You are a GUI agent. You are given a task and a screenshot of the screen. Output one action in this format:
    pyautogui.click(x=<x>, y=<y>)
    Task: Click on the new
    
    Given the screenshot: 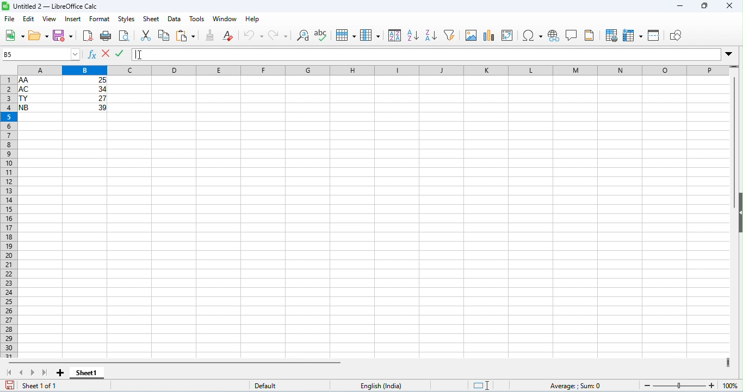 What is the action you would take?
    pyautogui.click(x=15, y=36)
    